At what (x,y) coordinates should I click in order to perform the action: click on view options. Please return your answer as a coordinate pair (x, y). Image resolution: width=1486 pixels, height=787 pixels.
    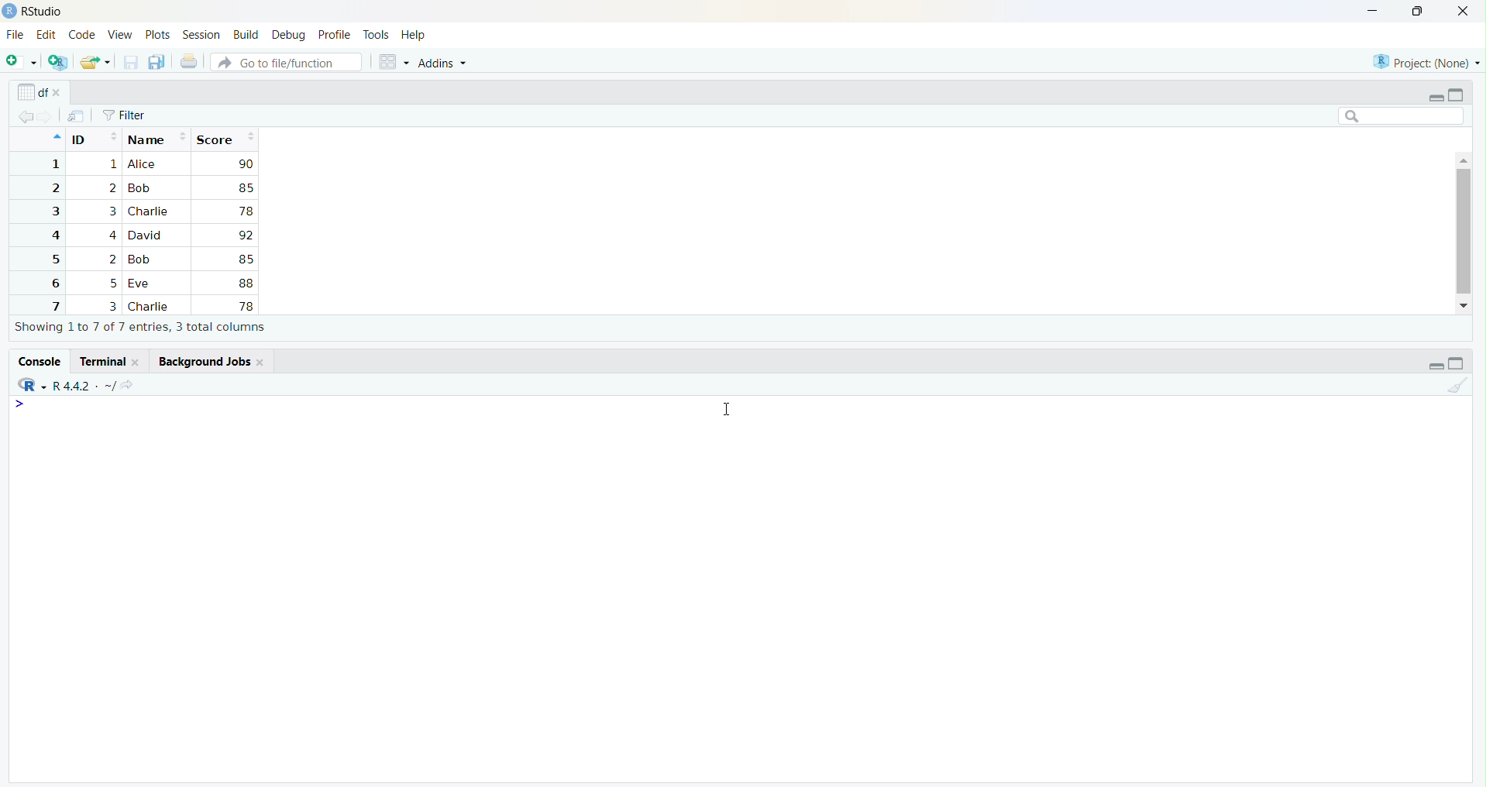
    Looking at the image, I should click on (394, 62).